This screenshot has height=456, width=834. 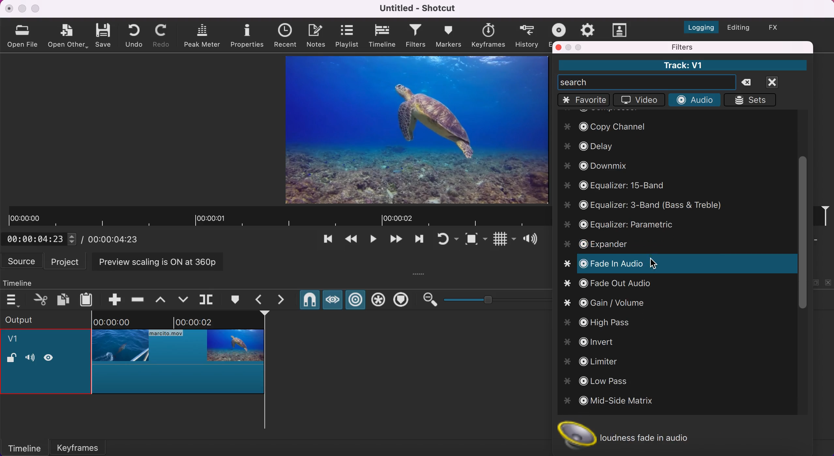 I want to click on open file, so click(x=24, y=35).